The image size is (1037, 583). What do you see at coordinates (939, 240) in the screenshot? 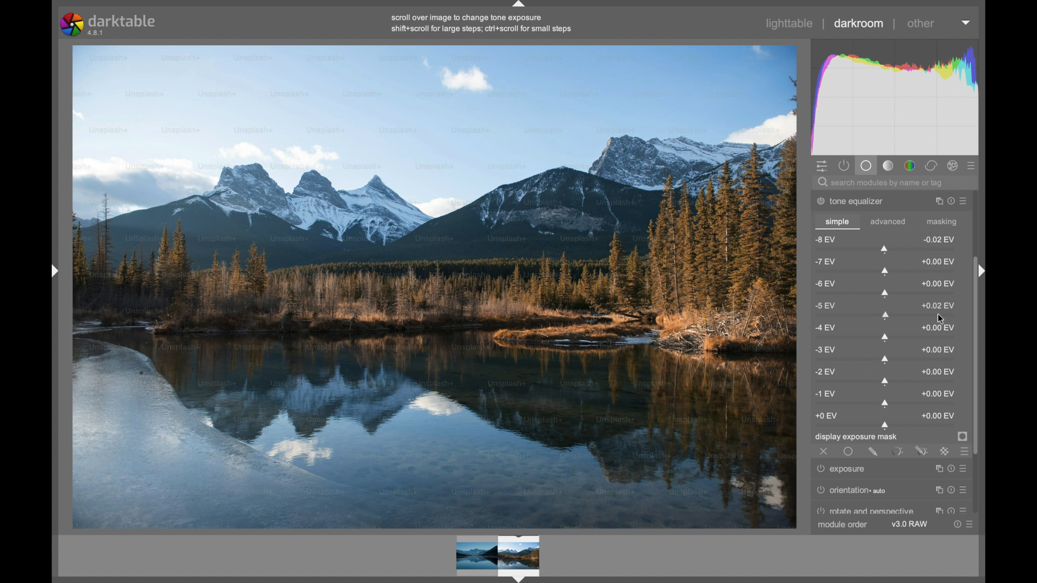
I see `0.02 ev` at bounding box center [939, 240].